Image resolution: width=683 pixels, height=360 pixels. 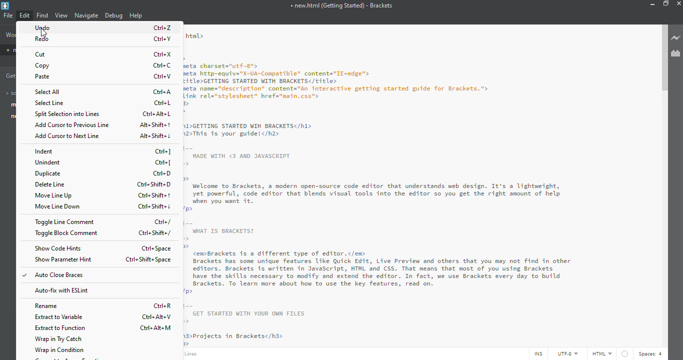 What do you see at coordinates (59, 207) in the screenshot?
I see `move line down` at bounding box center [59, 207].